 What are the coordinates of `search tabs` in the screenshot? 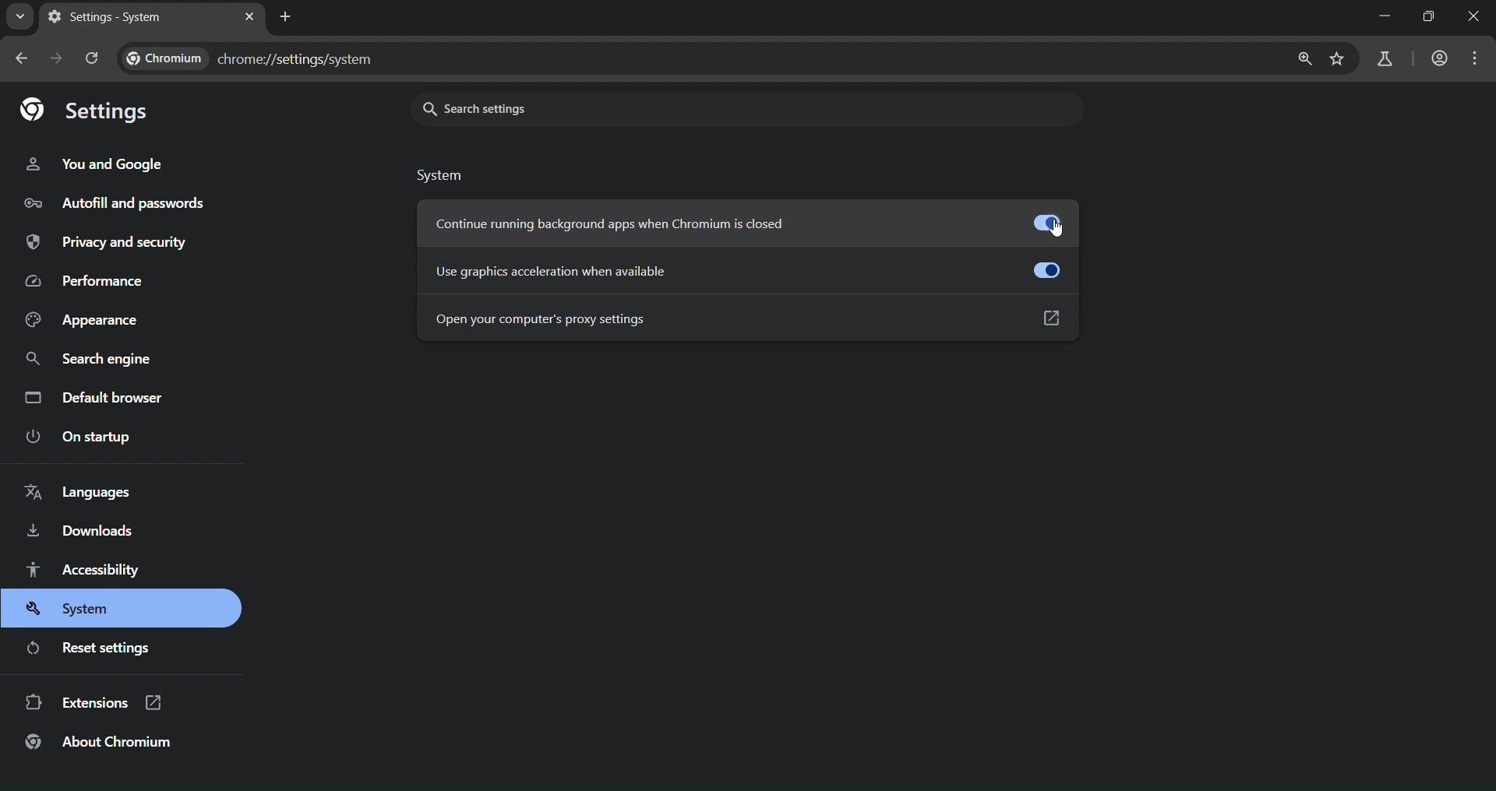 It's located at (23, 18).